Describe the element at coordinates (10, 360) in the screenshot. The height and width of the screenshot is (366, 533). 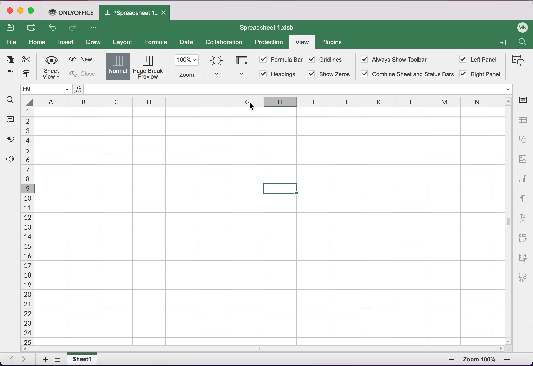
I see `previous tab` at that location.